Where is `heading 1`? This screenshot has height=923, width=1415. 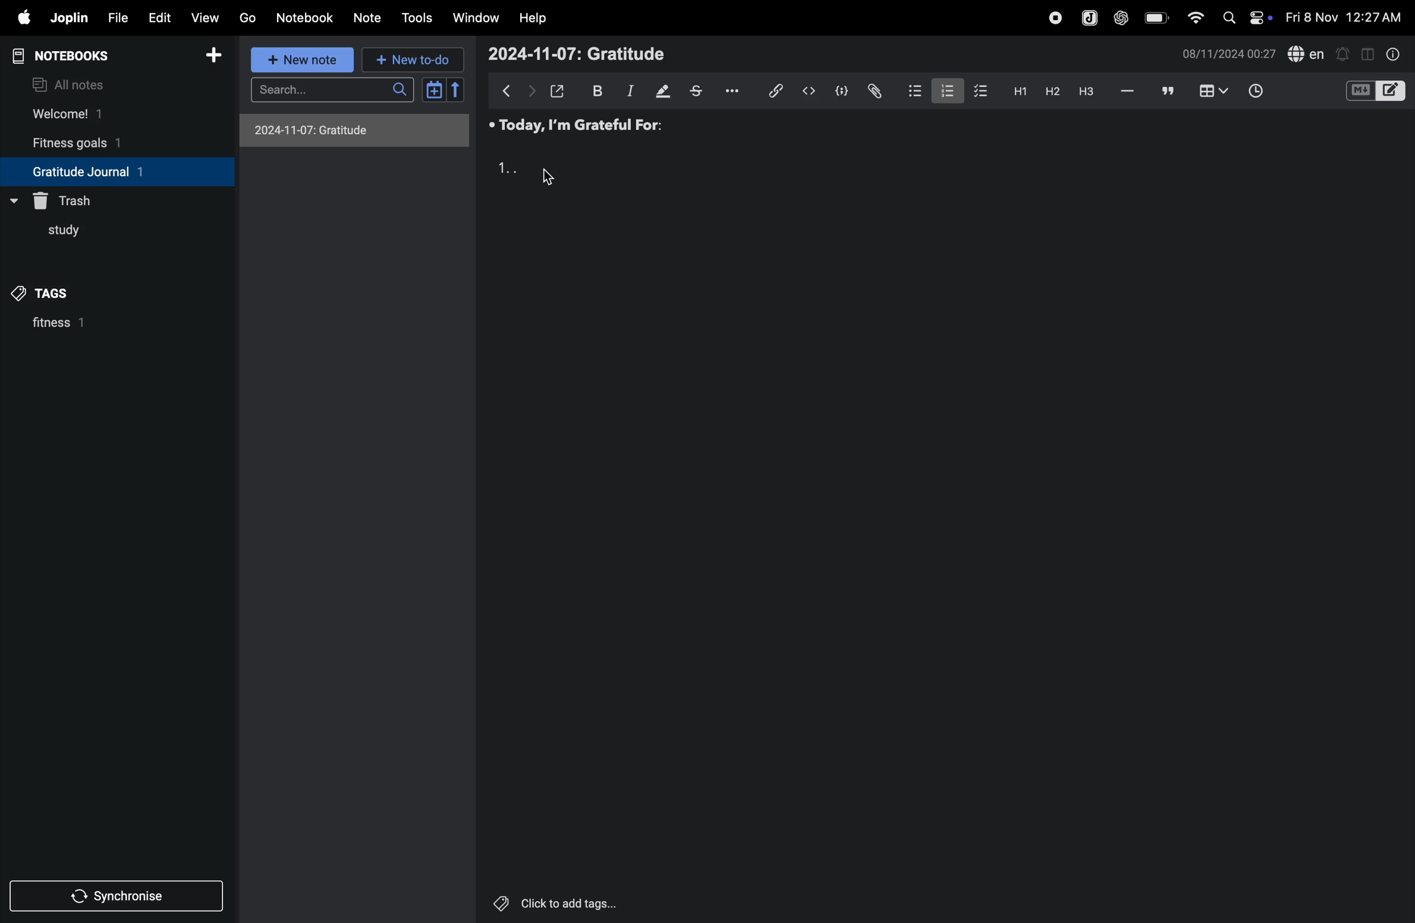 heading 1 is located at coordinates (1017, 93).